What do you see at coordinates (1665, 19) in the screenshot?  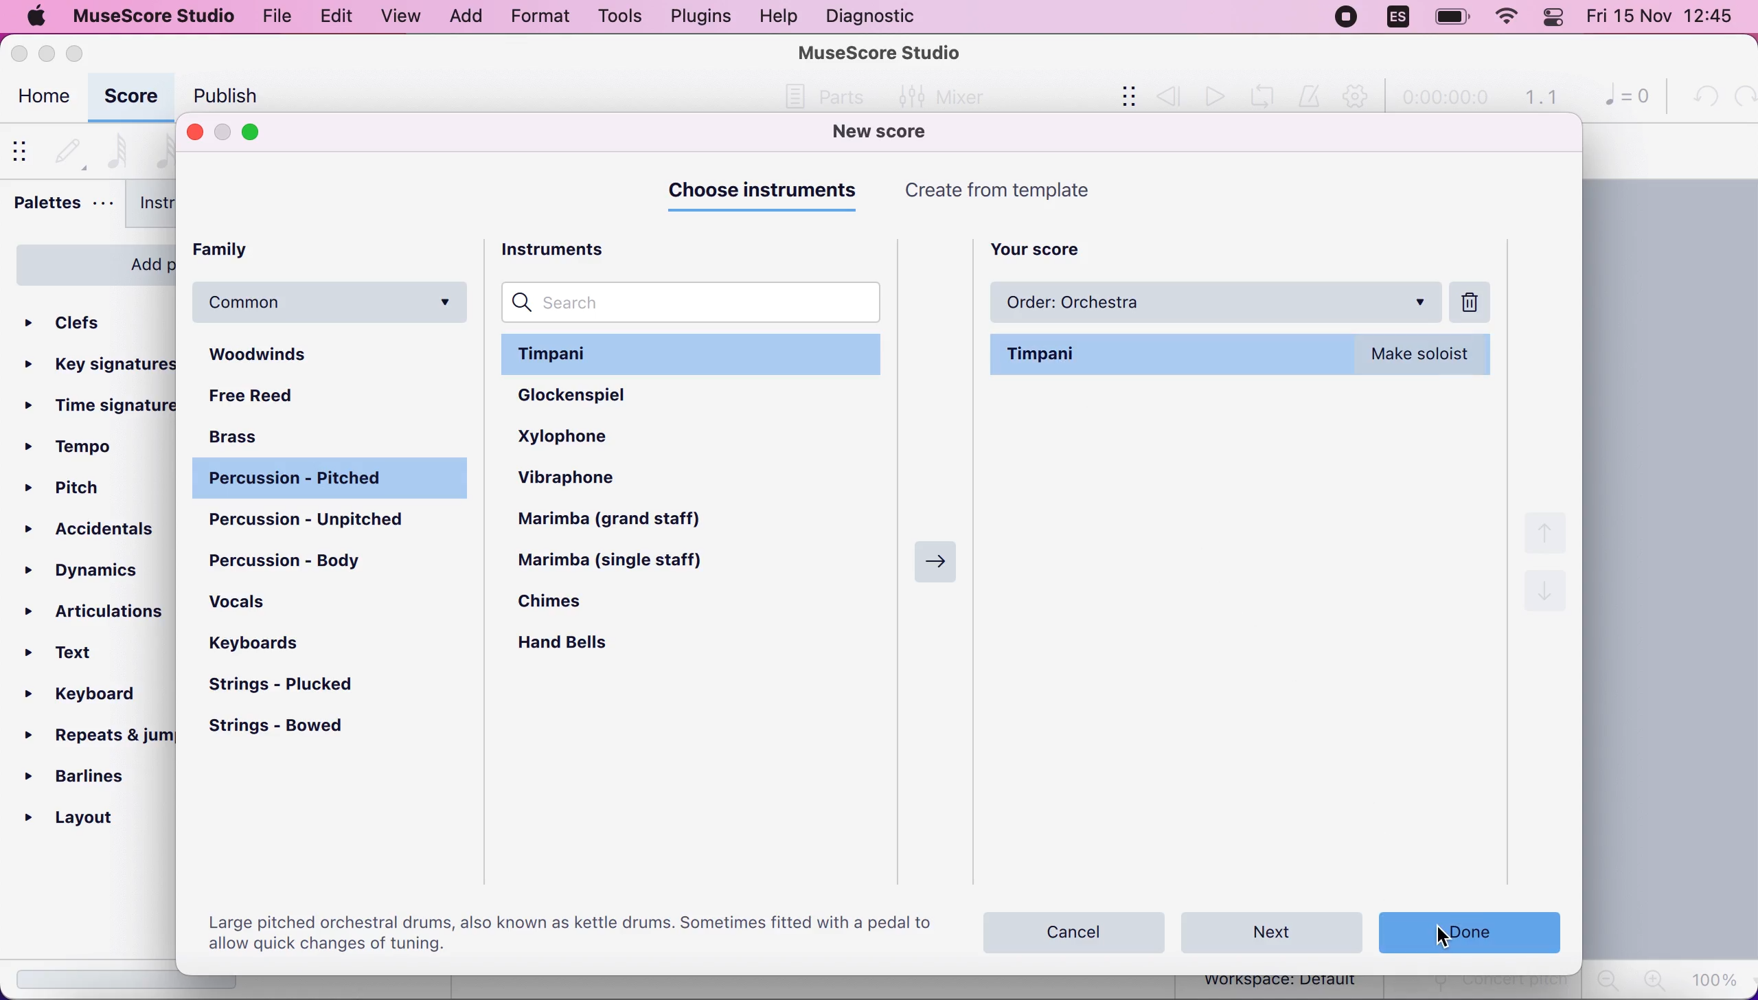 I see `Fri 15 Nov 12:44` at bounding box center [1665, 19].